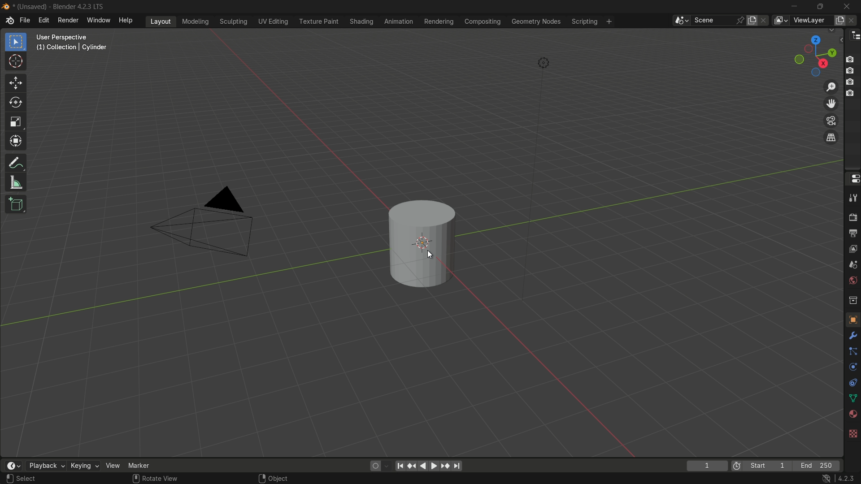 The width and height of the screenshot is (861, 484). Describe the element at coordinates (411, 466) in the screenshot. I see `jump to keyframe` at that location.